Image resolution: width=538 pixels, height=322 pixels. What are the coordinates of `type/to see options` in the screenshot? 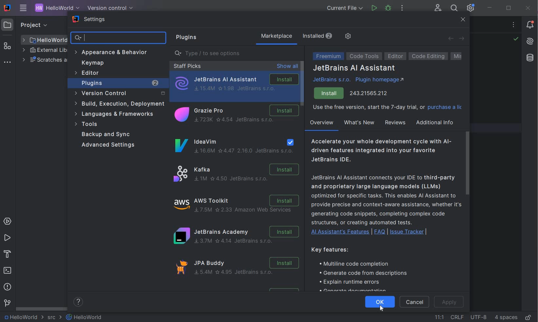 It's located at (238, 53).